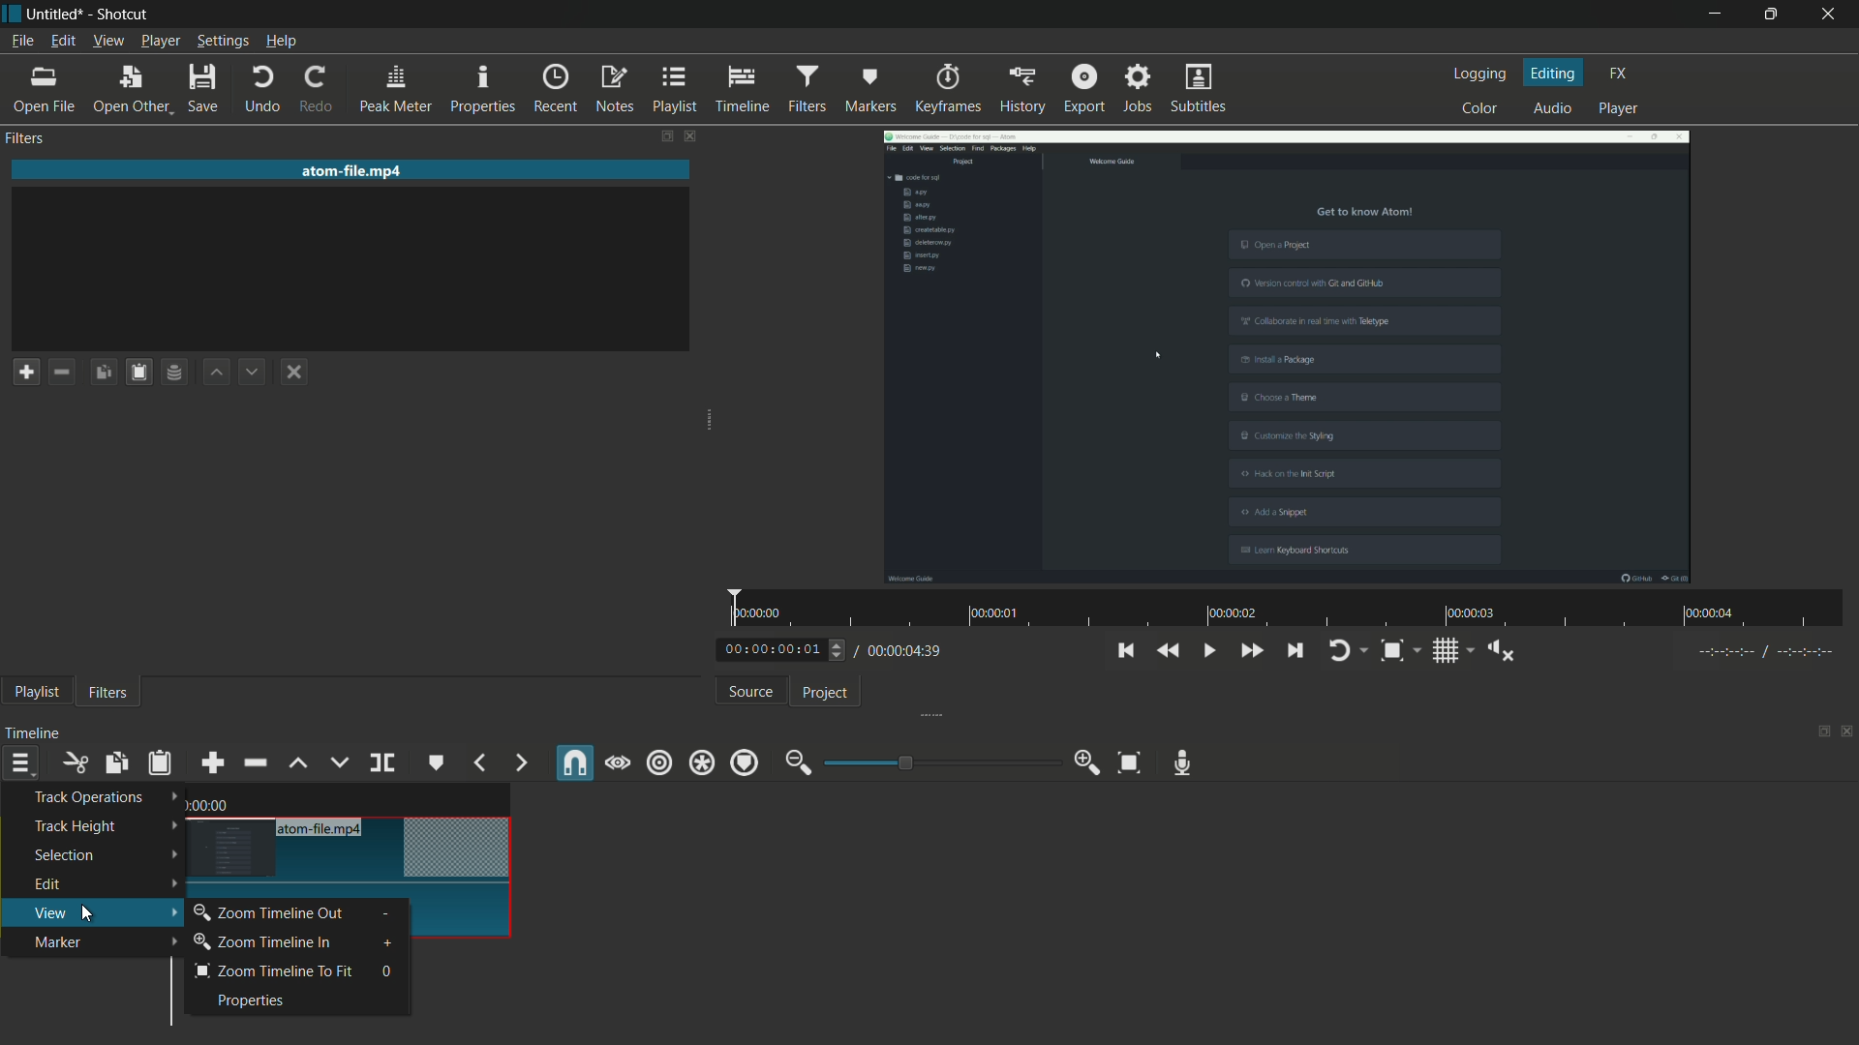  What do you see at coordinates (108, 692) in the screenshot?
I see `filters` at bounding box center [108, 692].